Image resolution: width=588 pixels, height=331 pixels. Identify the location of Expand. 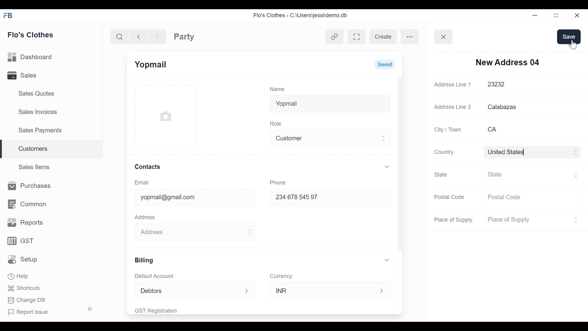
(247, 291).